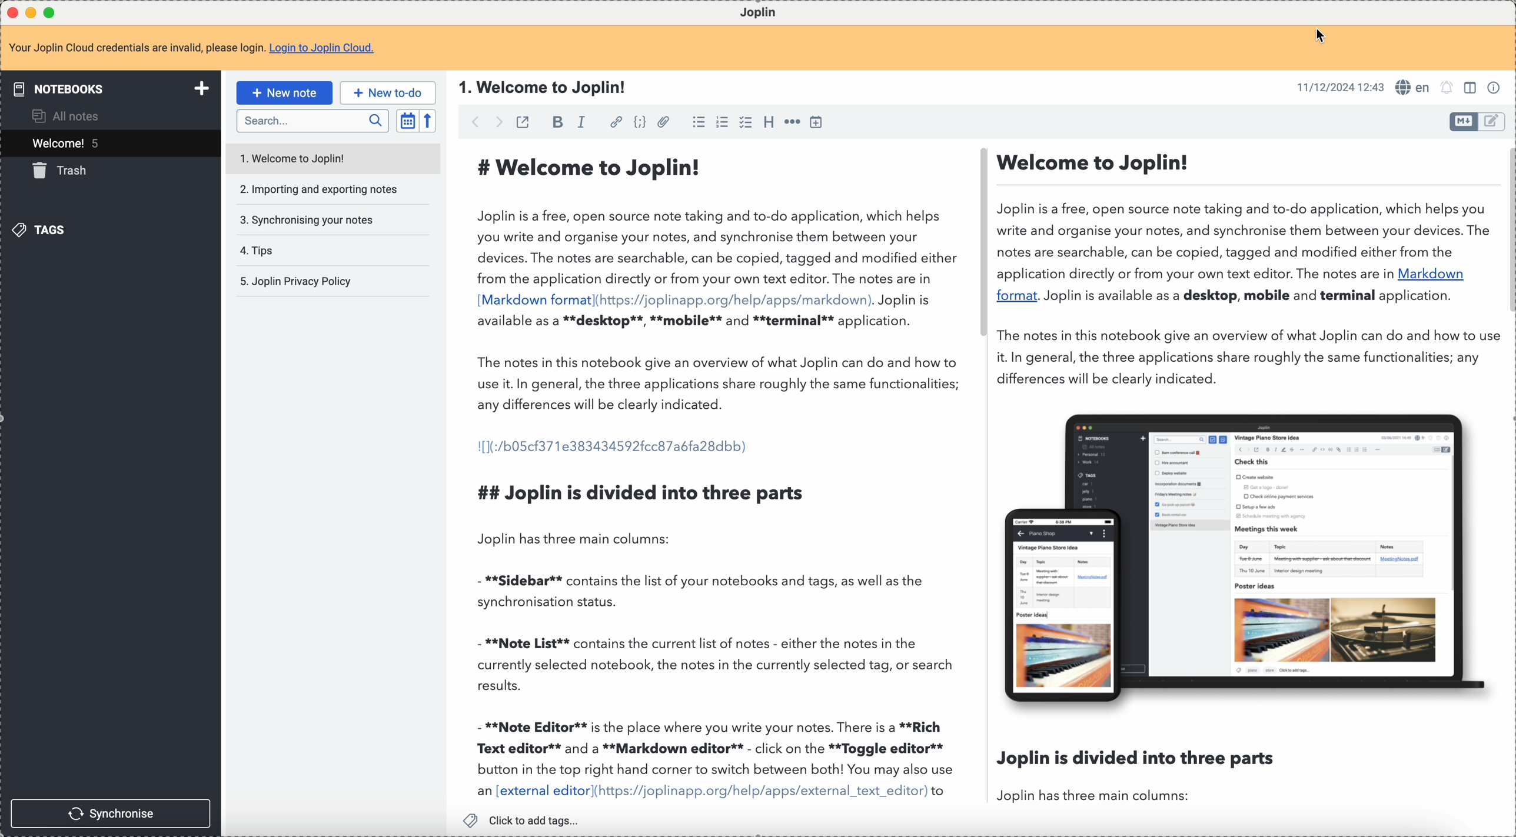  What do you see at coordinates (717, 245) in the screenshot?
I see `Joplin is a free, open source note taking and to-do application, which helps
you write and organise your notes, and synchronise them between your
devices. The notes are searchable, can be copied, tagged and modified either
from the application directly or from your own text editor. The notes are in` at bounding box center [717, 245].